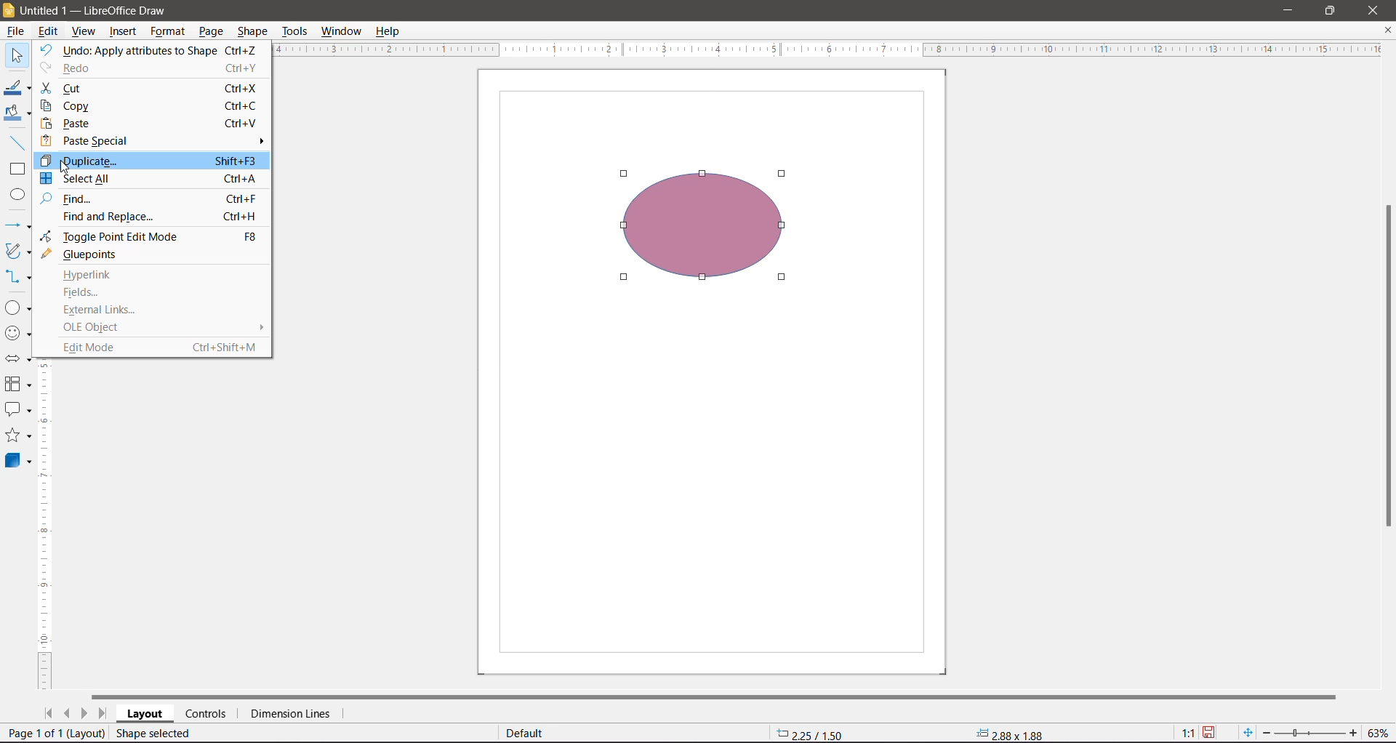  I want to click on Callout Shapes, so click(18, 409).